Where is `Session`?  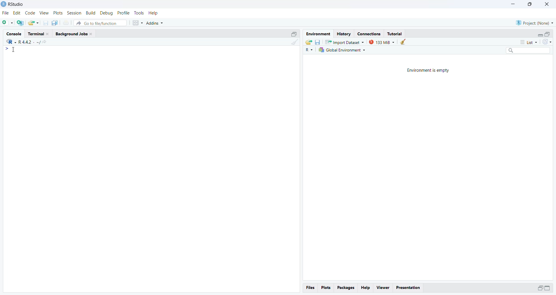
Session is located at coordinates (74, 12).